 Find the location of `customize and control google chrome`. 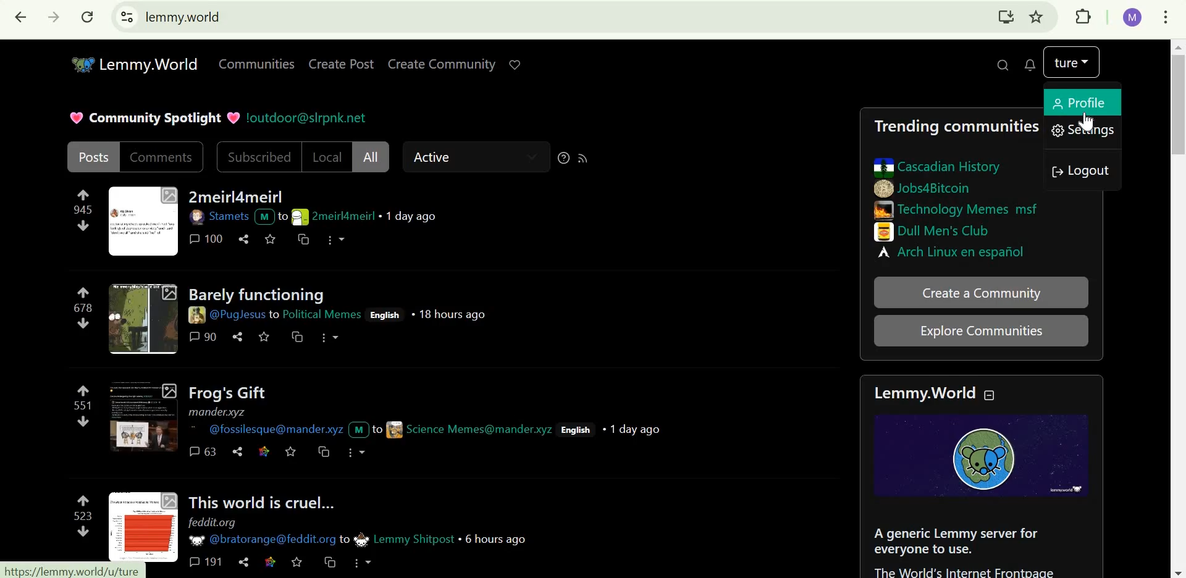

customize and control google chrome is located at coordinates (1168, 17).